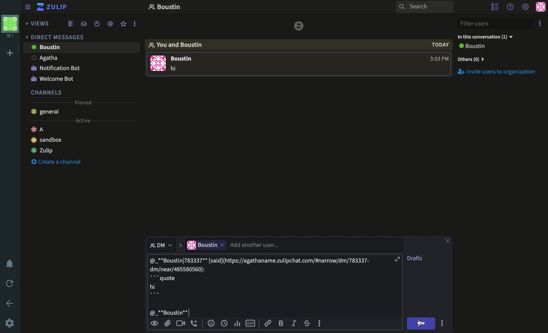 The width and height of the screenshot is (548, 333). Describe the element at coordinates (500, 72) in the screenshot. I see `Invite users to organization` at that location.